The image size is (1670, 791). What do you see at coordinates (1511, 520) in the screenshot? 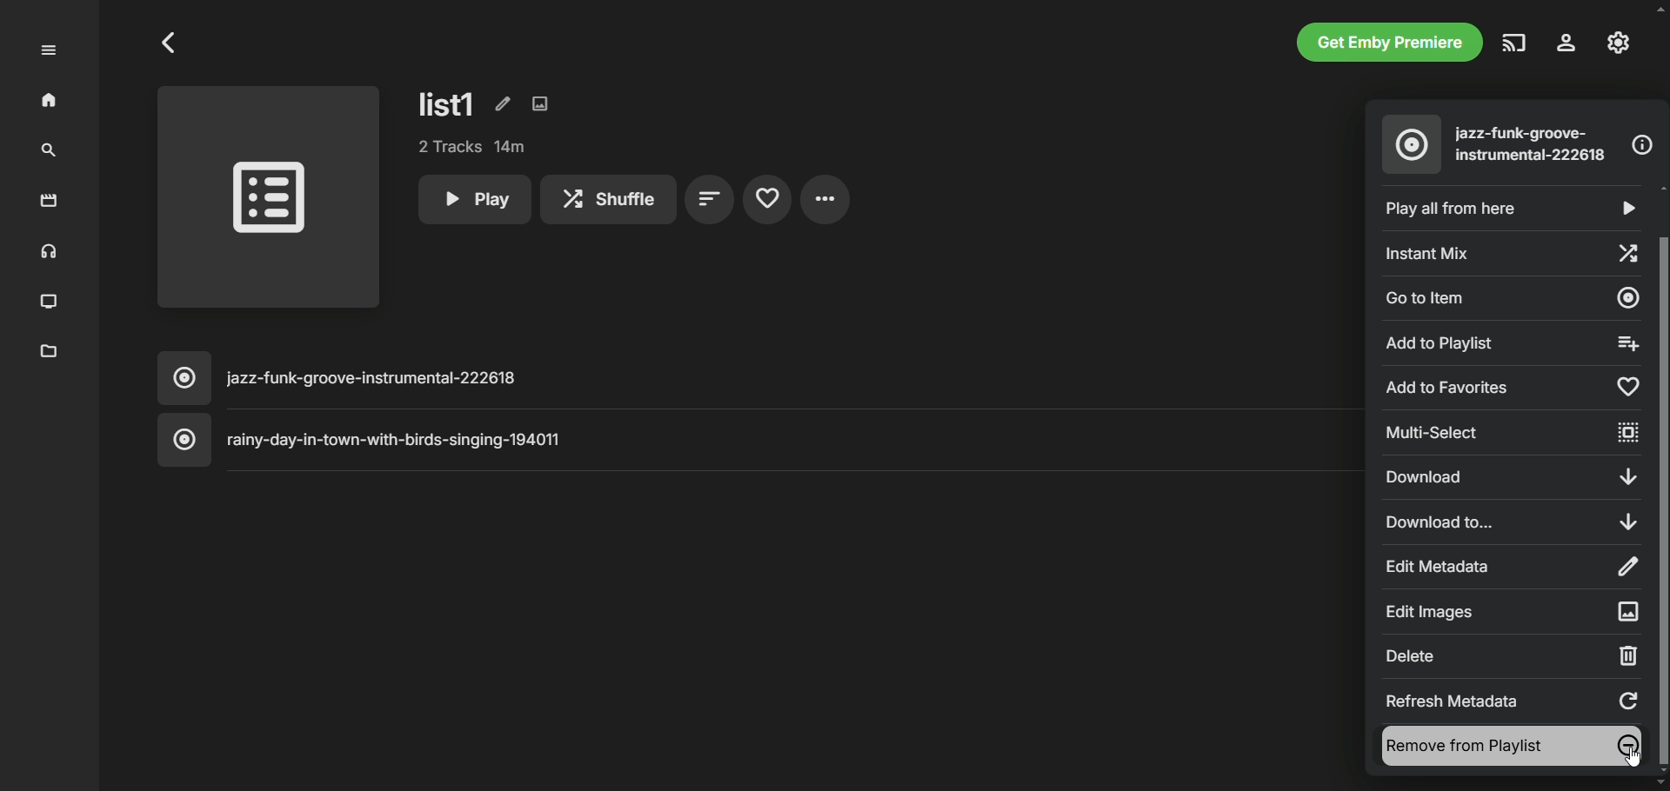
I see `download to` at bounding box center [1511, 520].